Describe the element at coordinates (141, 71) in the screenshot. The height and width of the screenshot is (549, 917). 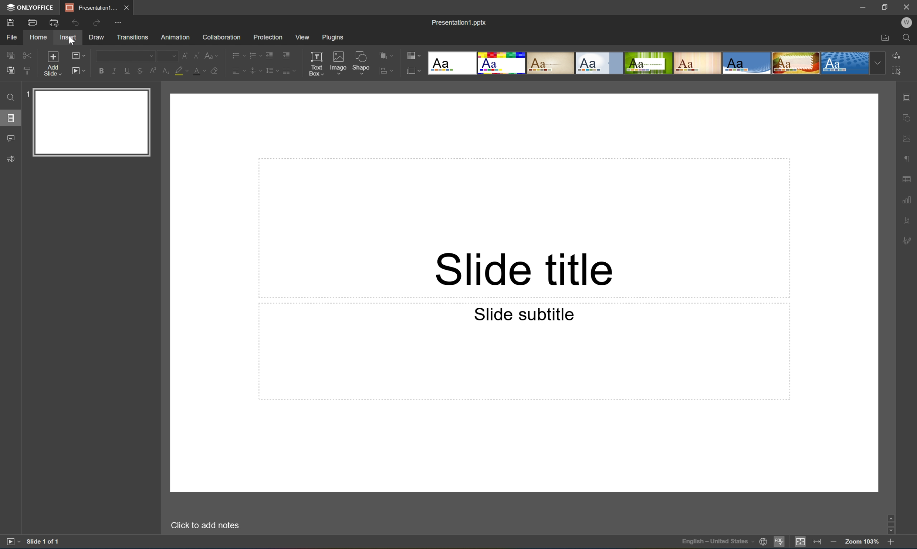
I see `Strikethrough` at that location.